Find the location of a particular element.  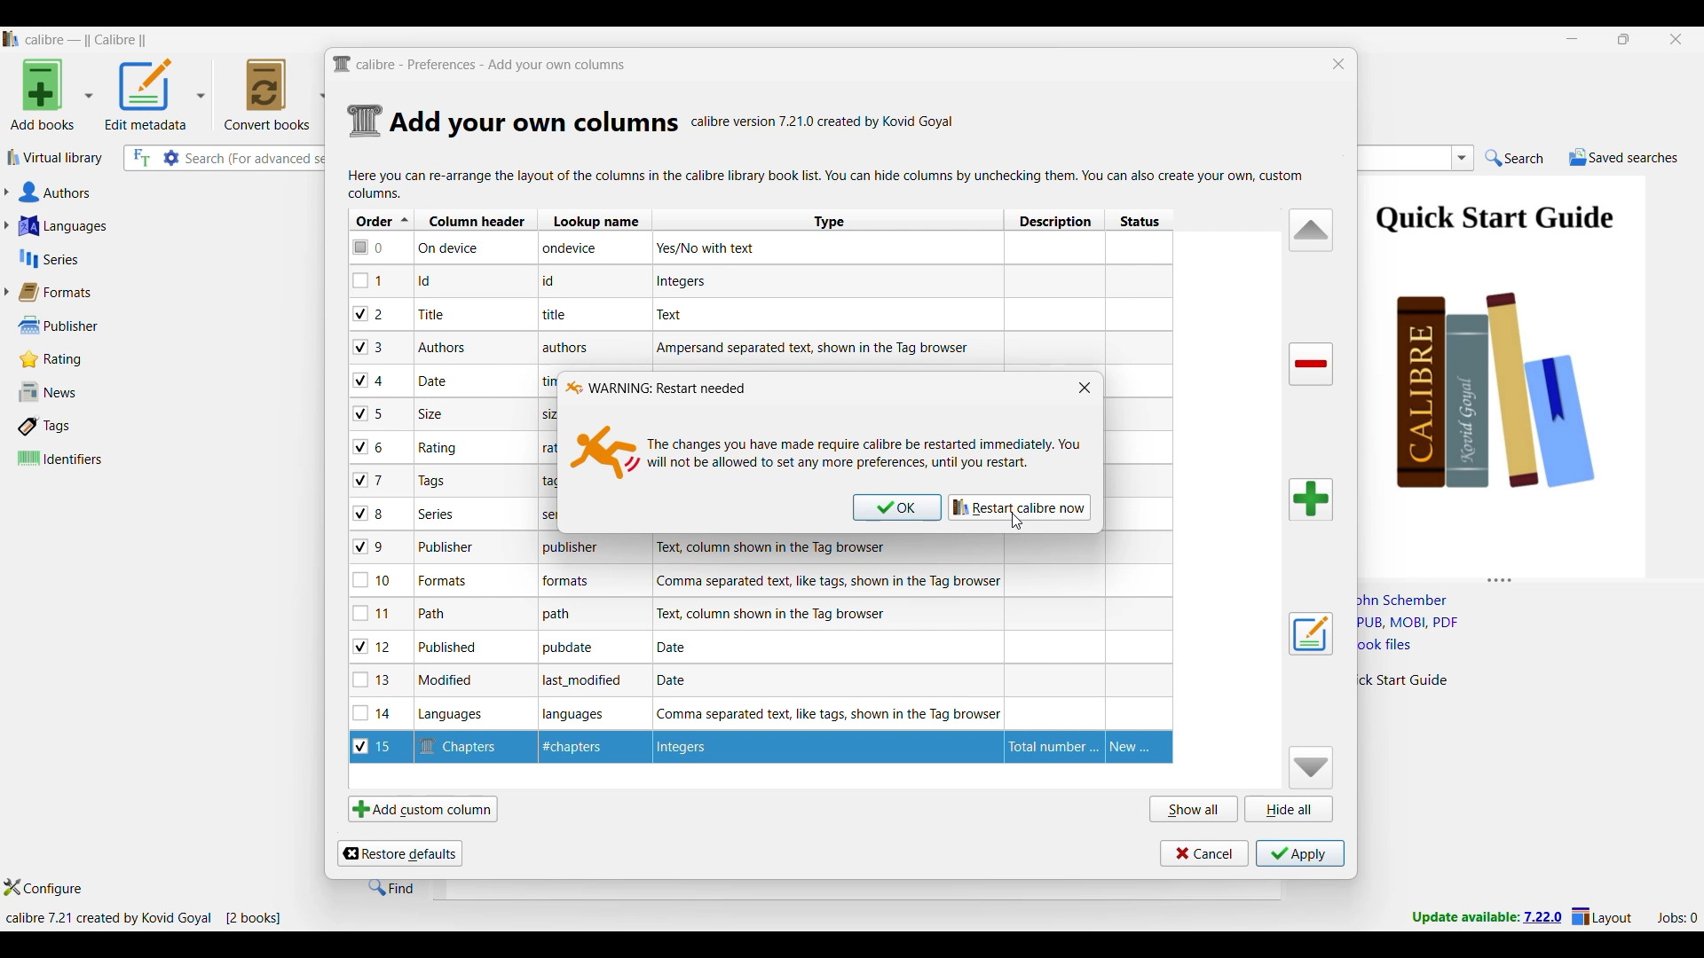

Note is located at coordinates (451, 680).